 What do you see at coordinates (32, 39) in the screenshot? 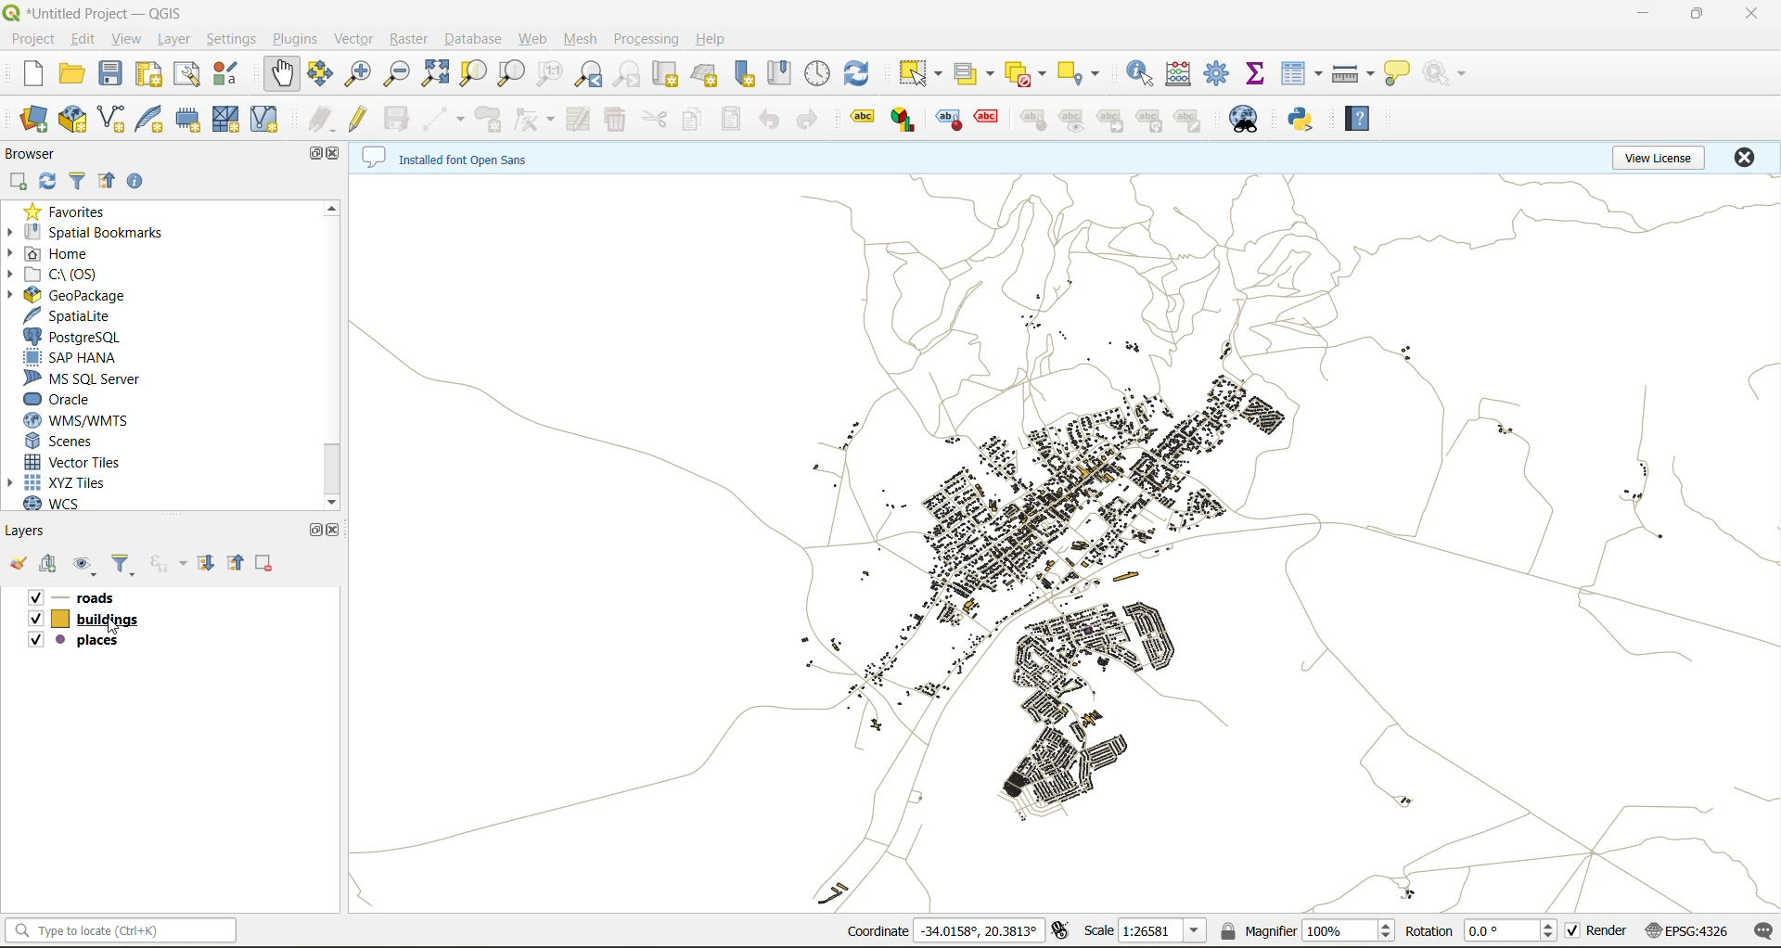
I see `project` at bounding box center [32, 39].